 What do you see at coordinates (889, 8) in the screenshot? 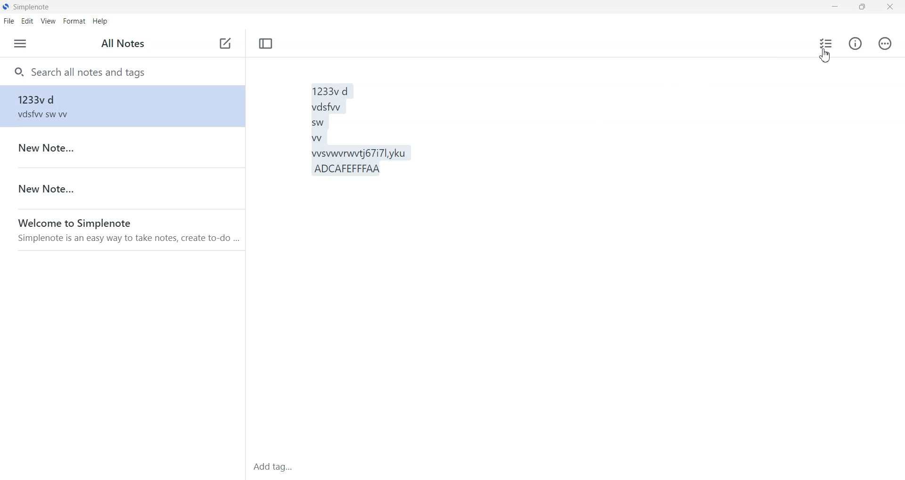
I see `Close` at bounding box center [889, 8].